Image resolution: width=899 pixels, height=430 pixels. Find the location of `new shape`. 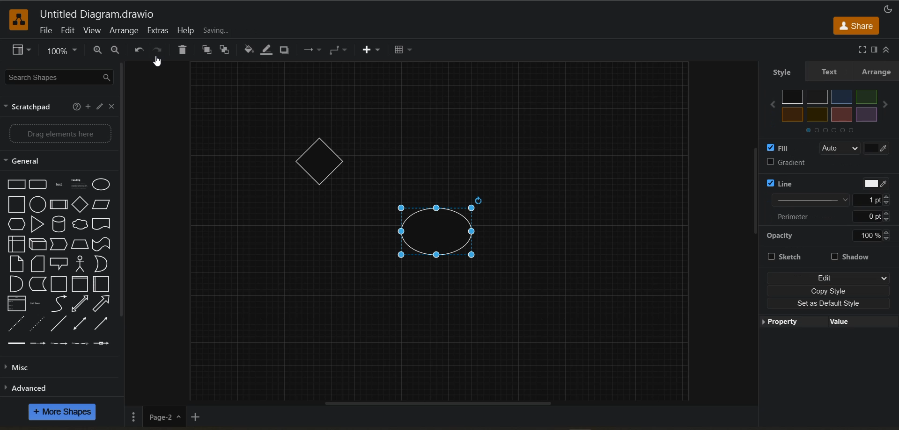

new shape is located at coordinates (440, 231).